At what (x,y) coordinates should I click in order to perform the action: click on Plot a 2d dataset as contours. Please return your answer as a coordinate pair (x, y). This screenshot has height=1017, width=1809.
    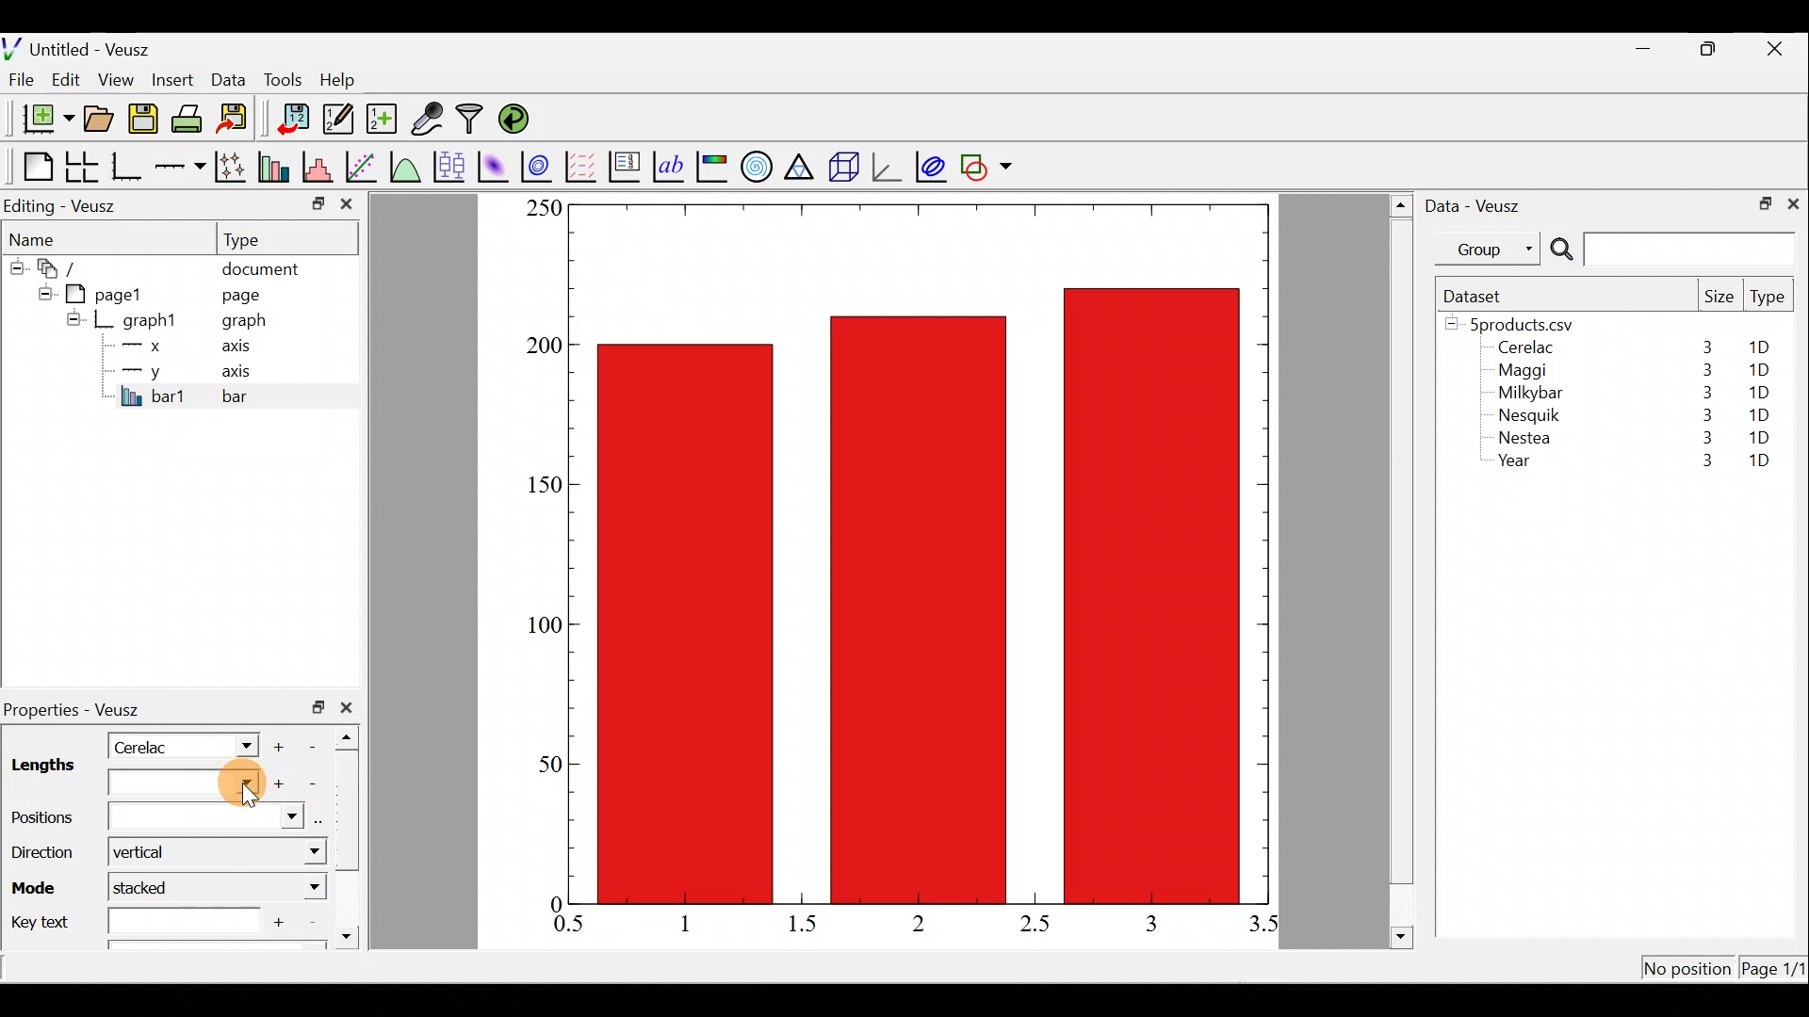
    Looking at the image, I should click on (541, 166).